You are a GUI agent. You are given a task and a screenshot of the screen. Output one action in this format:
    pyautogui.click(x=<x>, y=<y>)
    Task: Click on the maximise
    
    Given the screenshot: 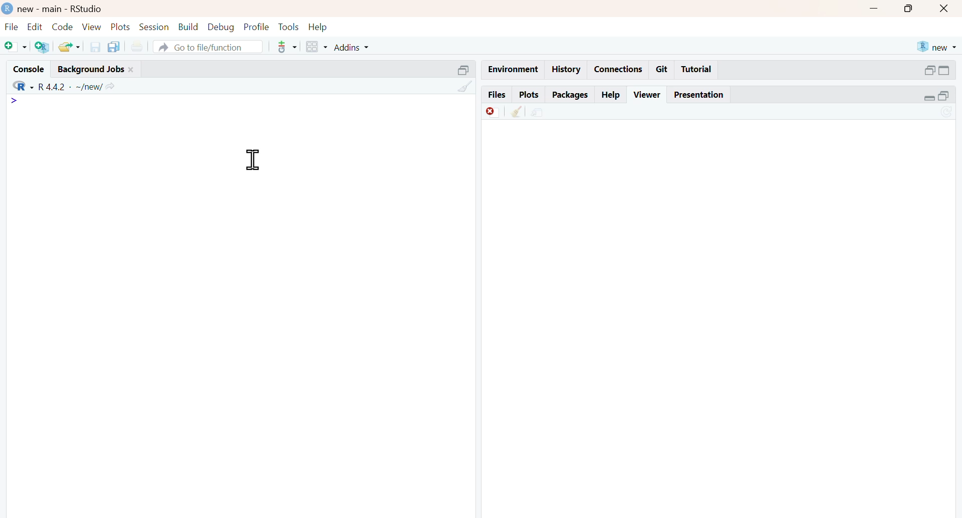 What is the action you would take?
    pyautogui.click(x=909, y=8)
    